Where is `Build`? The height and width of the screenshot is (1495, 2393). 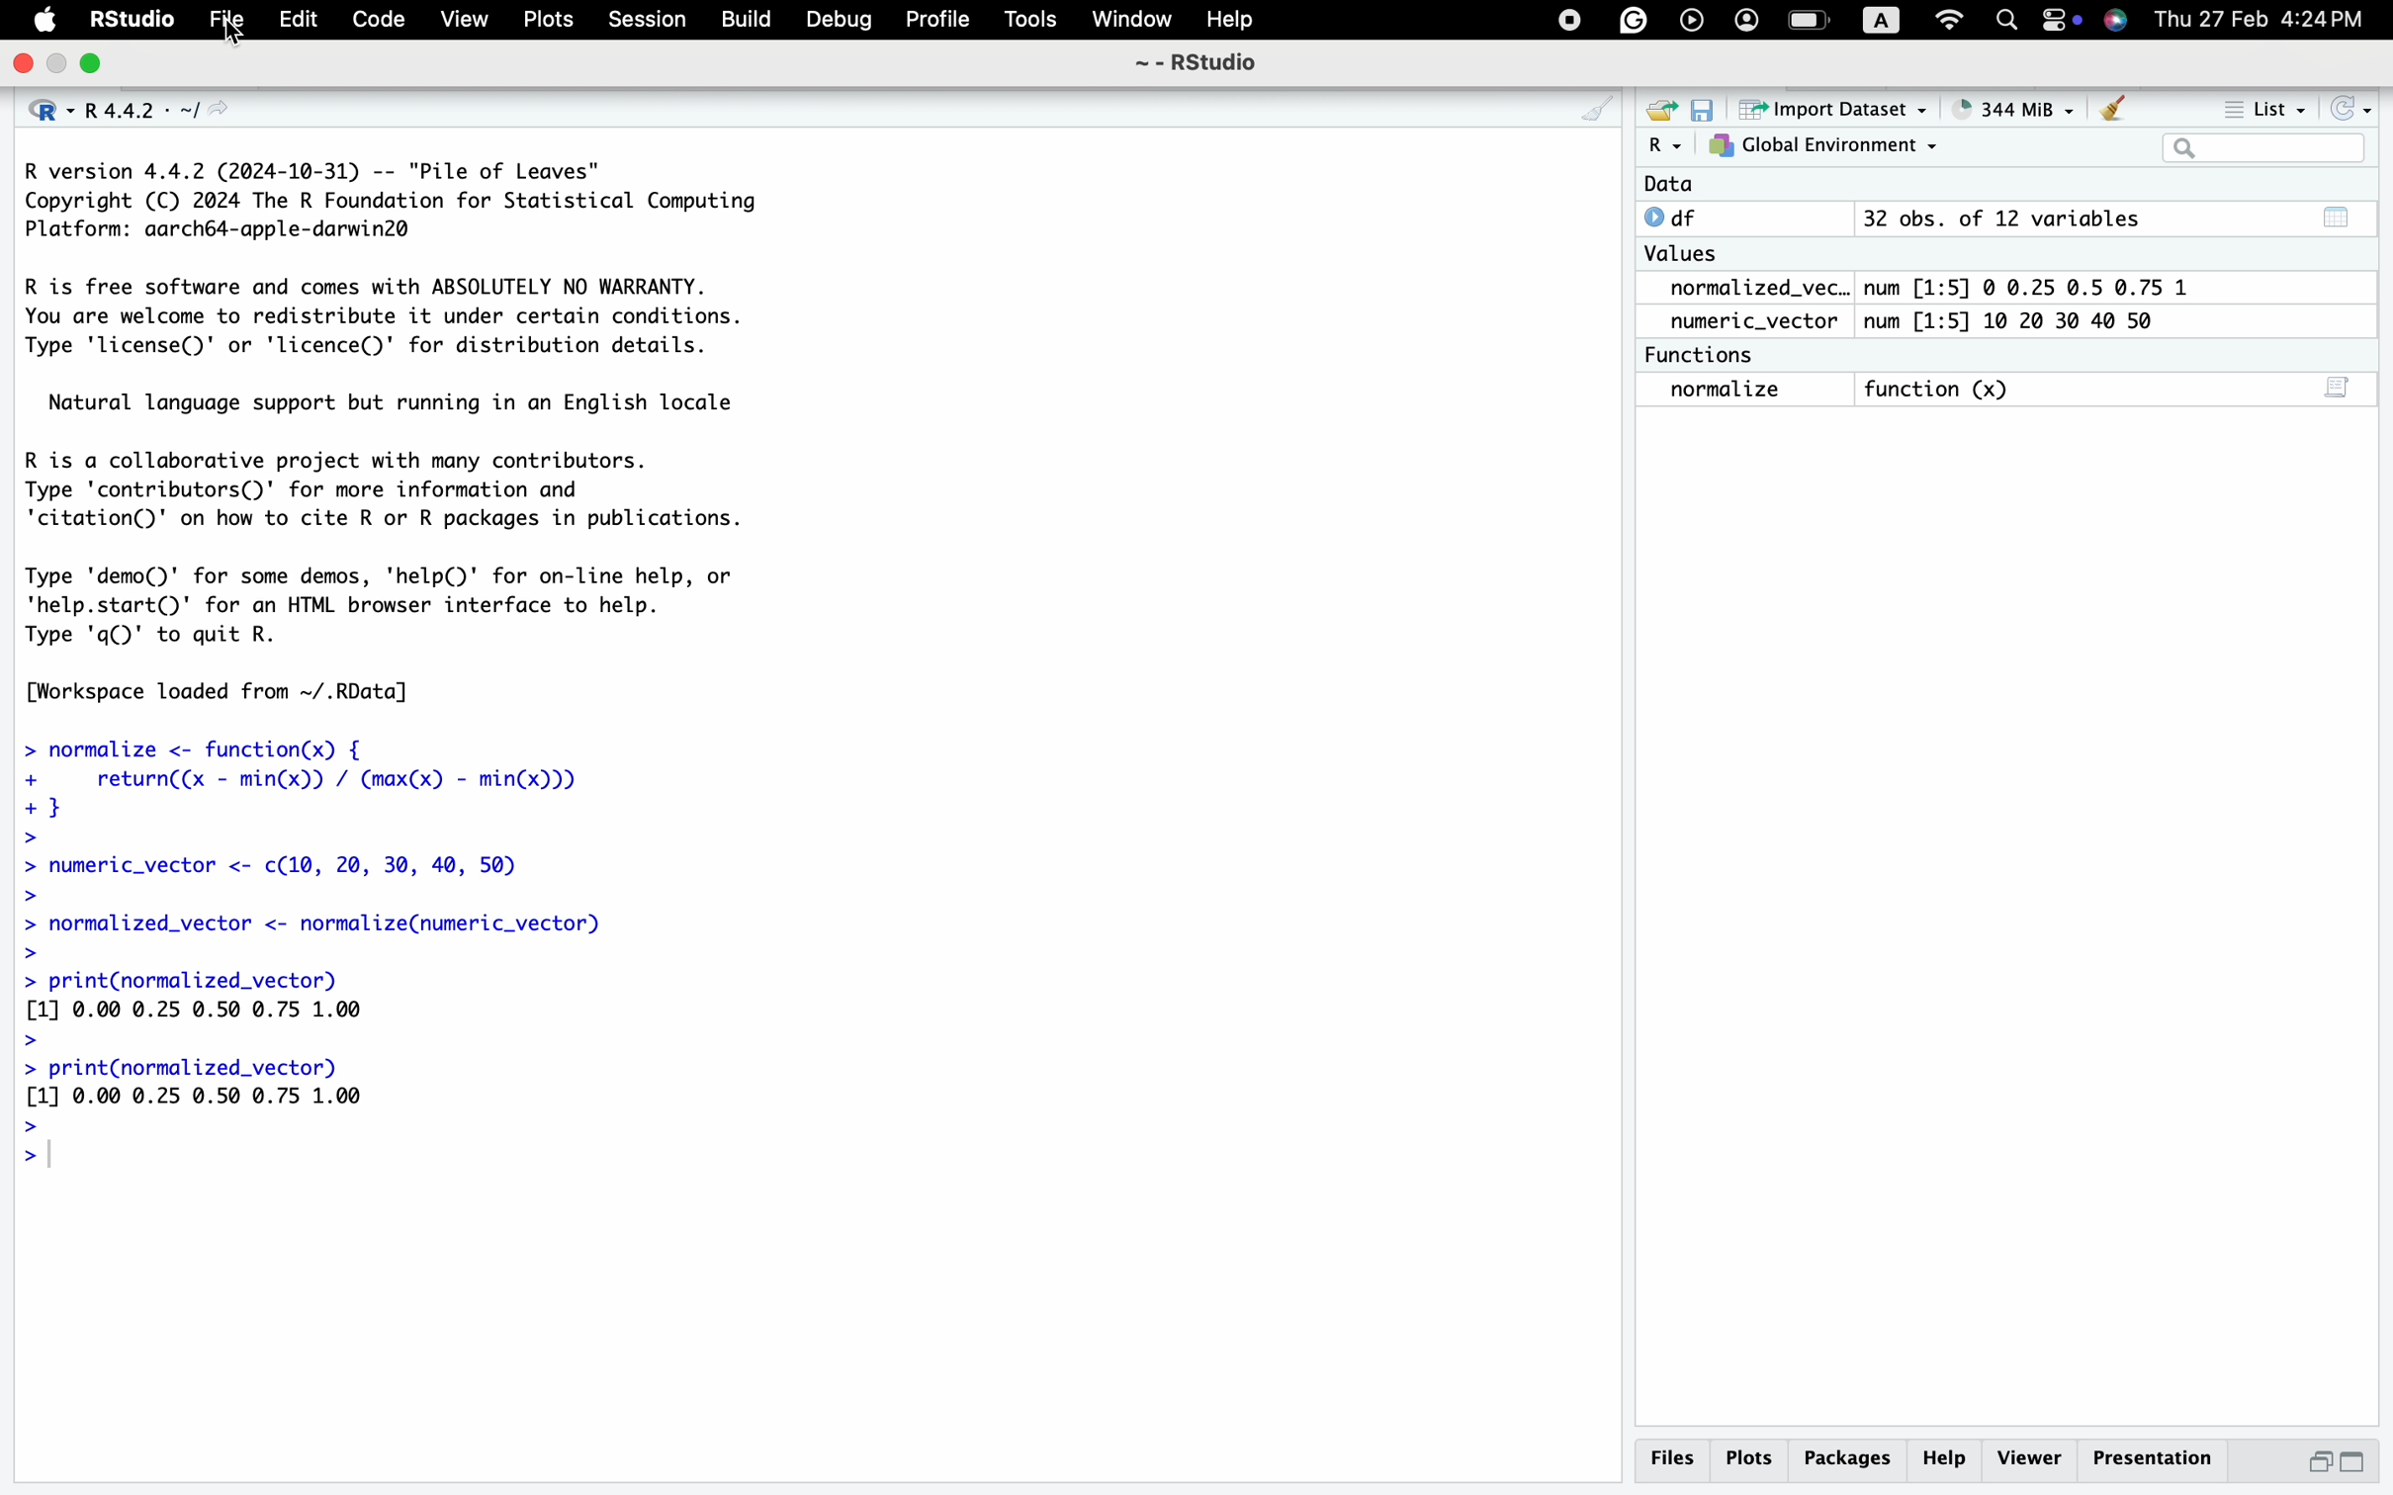 Build is located at coordinates (748, 24).